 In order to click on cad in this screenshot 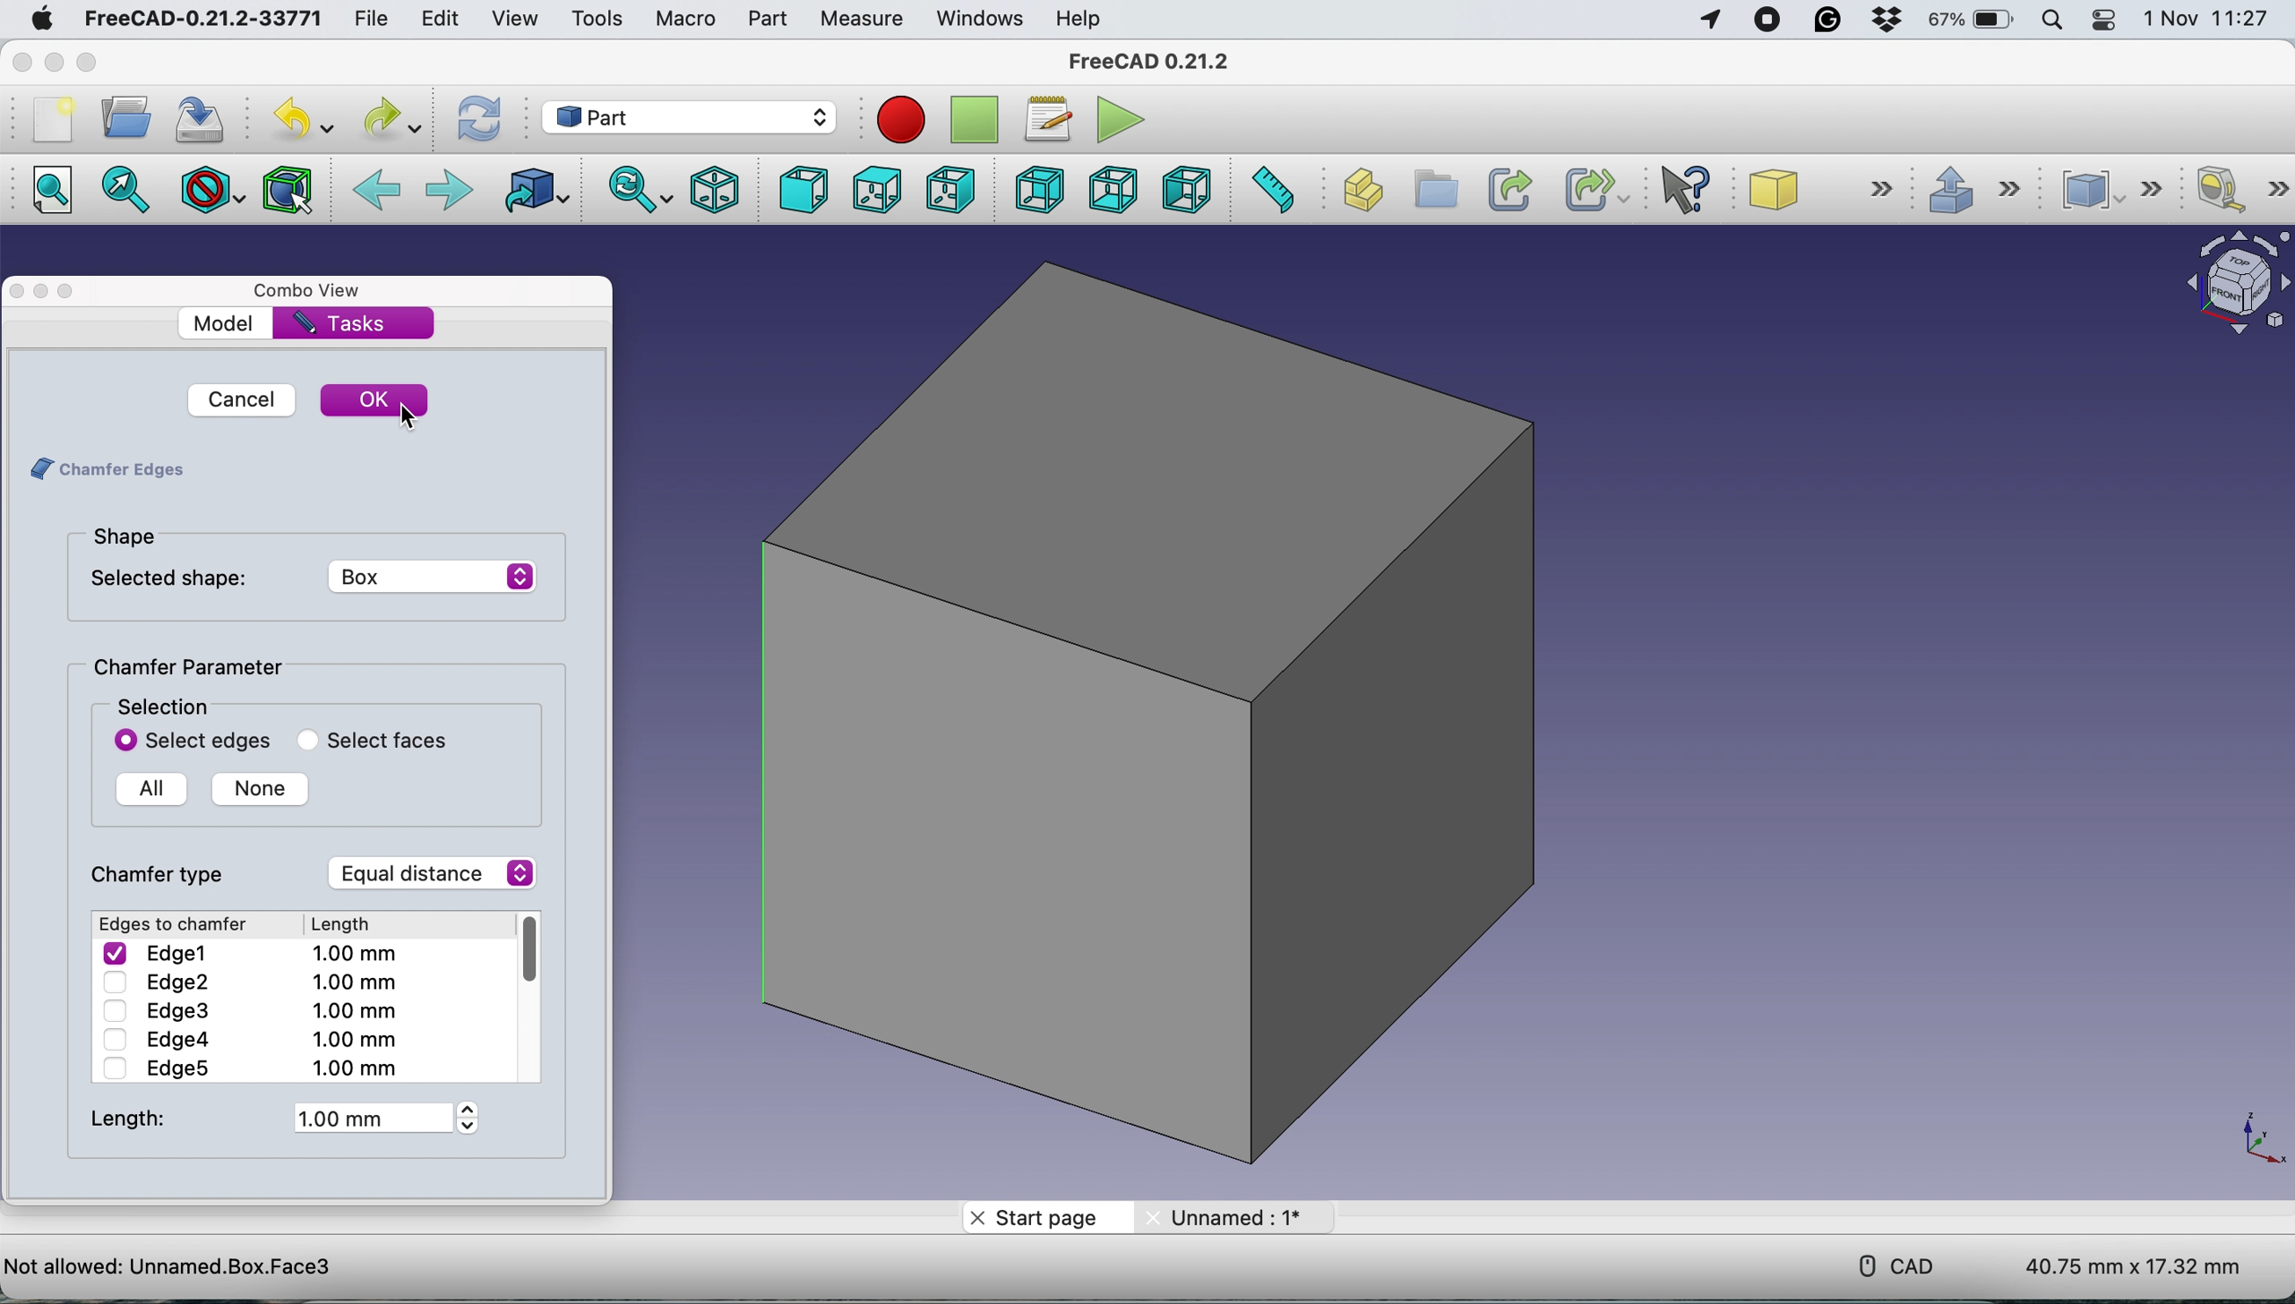, I will do `click(1887, 1262)`.